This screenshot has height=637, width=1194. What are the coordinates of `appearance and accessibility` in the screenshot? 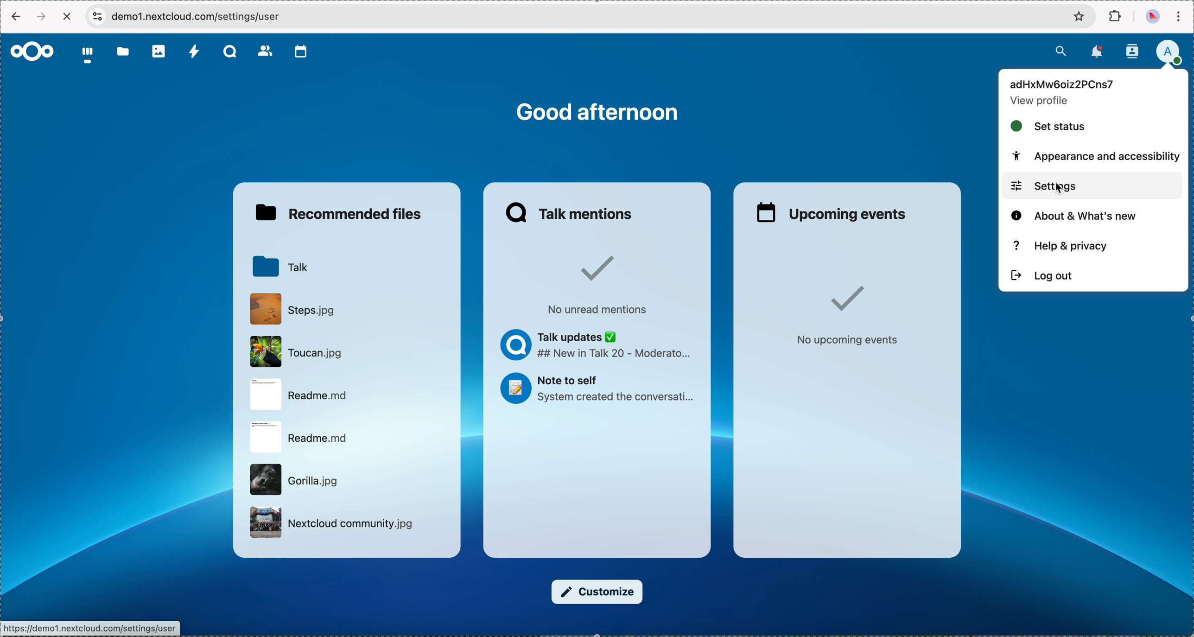 It's located at (1095, 157).